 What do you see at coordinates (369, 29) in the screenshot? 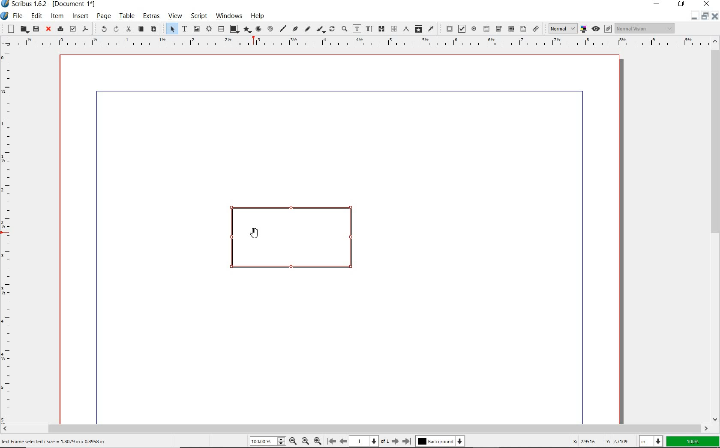
I see `edit text with story editor` at bounding box center [369, 29].